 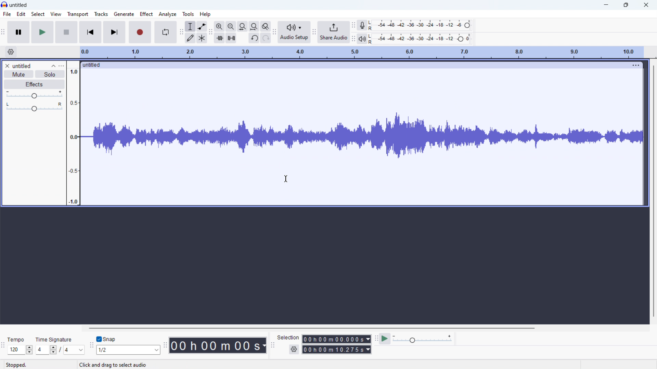 What do you see at coordinates (20, 32) in the screenshot?
I see `pause` at bounding box center [20, 32].